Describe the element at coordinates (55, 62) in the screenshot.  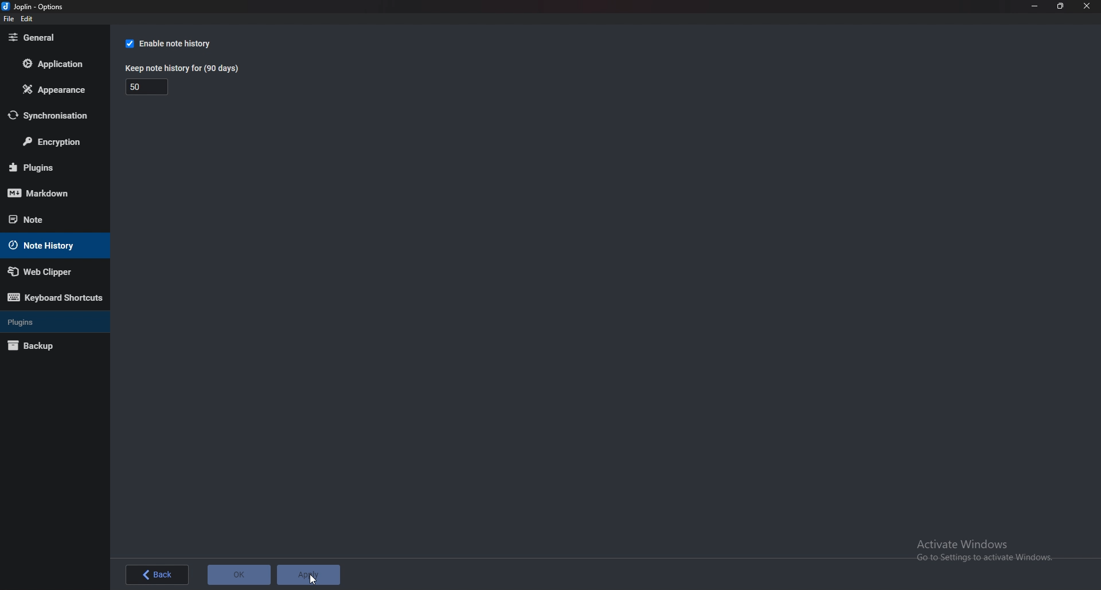
I see `Application` at that location.